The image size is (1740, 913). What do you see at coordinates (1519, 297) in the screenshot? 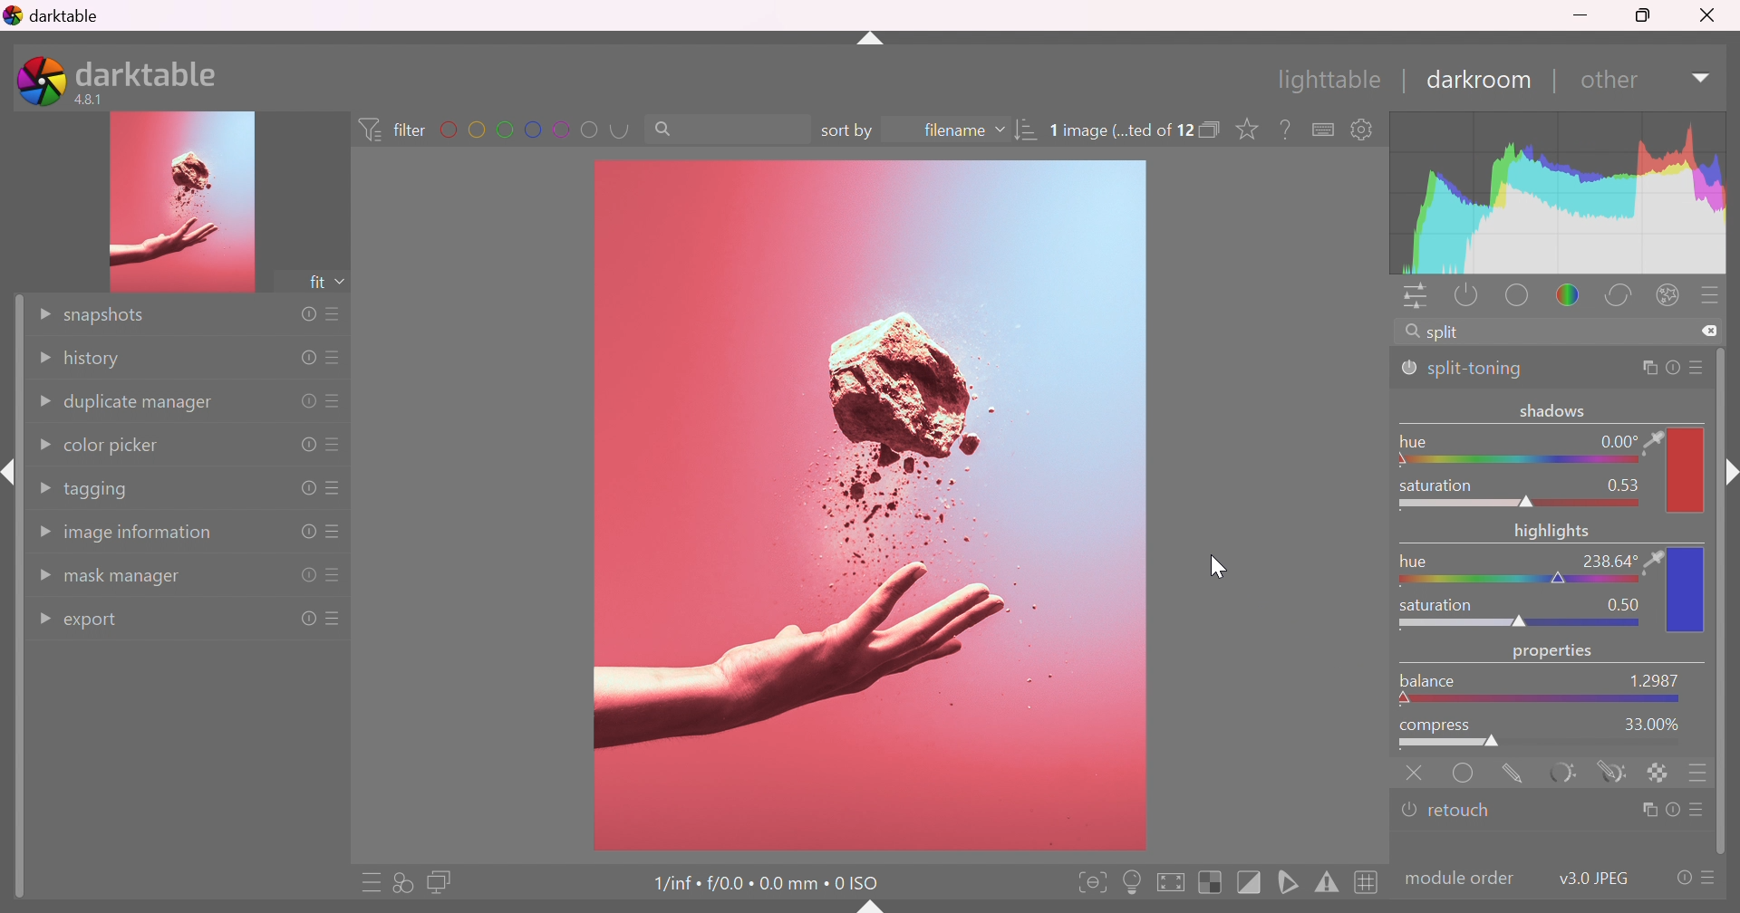
I see `base` at bounding box center [1519, 297].